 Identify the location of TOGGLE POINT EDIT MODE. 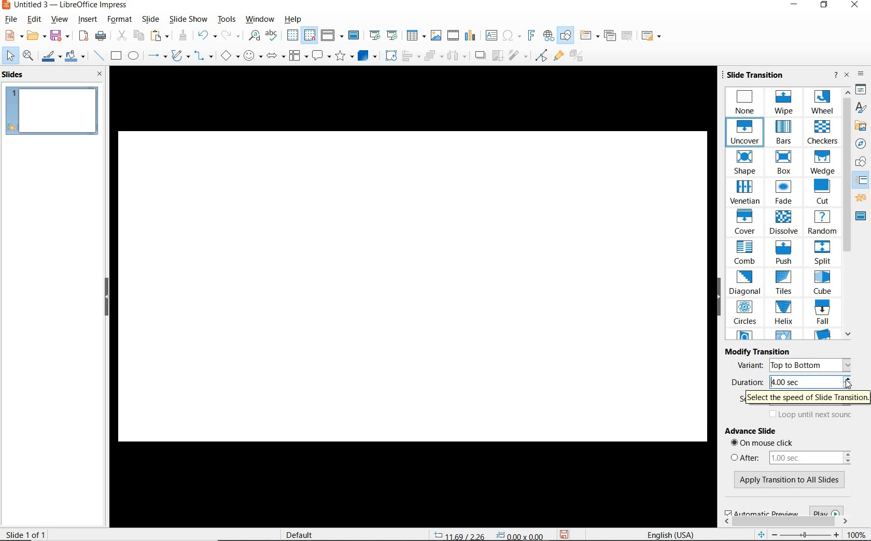
(540, 56).